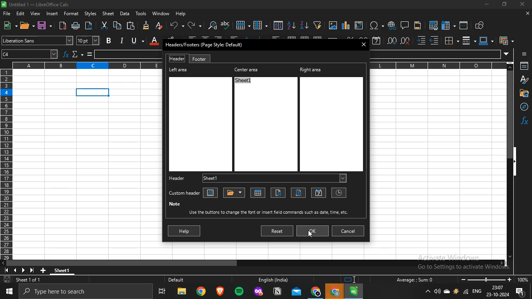 The height and width of the screenshot is (299, 532). I want to click on icon, so click(21, 270).